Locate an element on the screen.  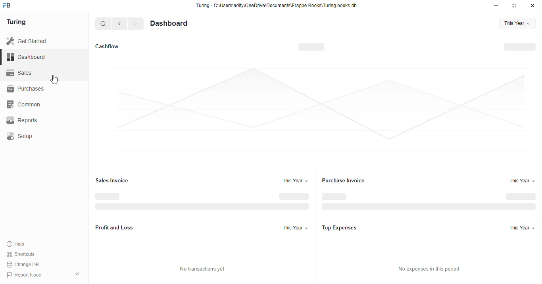
forward is located at coordinates (136, 25).